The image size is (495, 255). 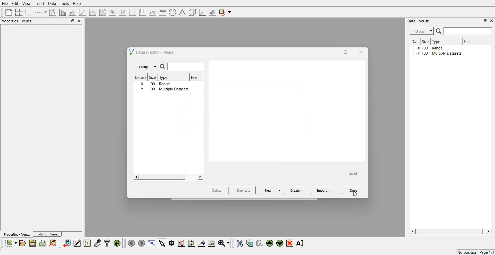 What do you see at coordinates (419, 21) in the screenshot?
I see `Data - Veusz` at bounding box center [419, 21].